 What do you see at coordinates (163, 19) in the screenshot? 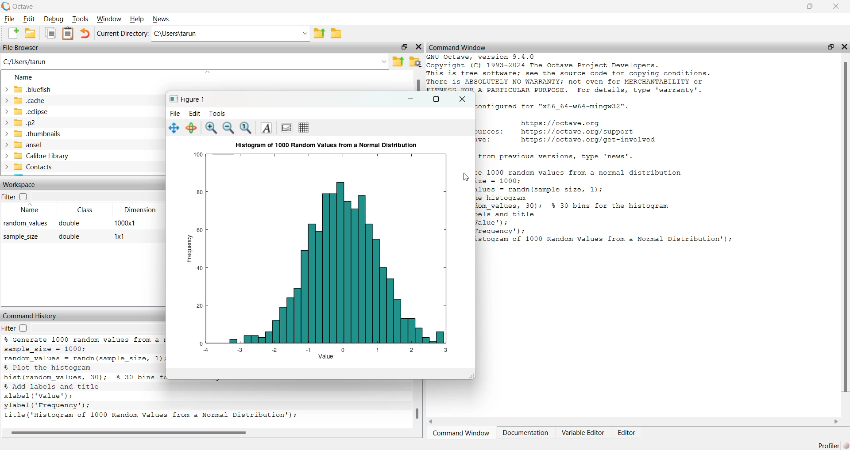
I see `News` at bounding box center [163, 19].